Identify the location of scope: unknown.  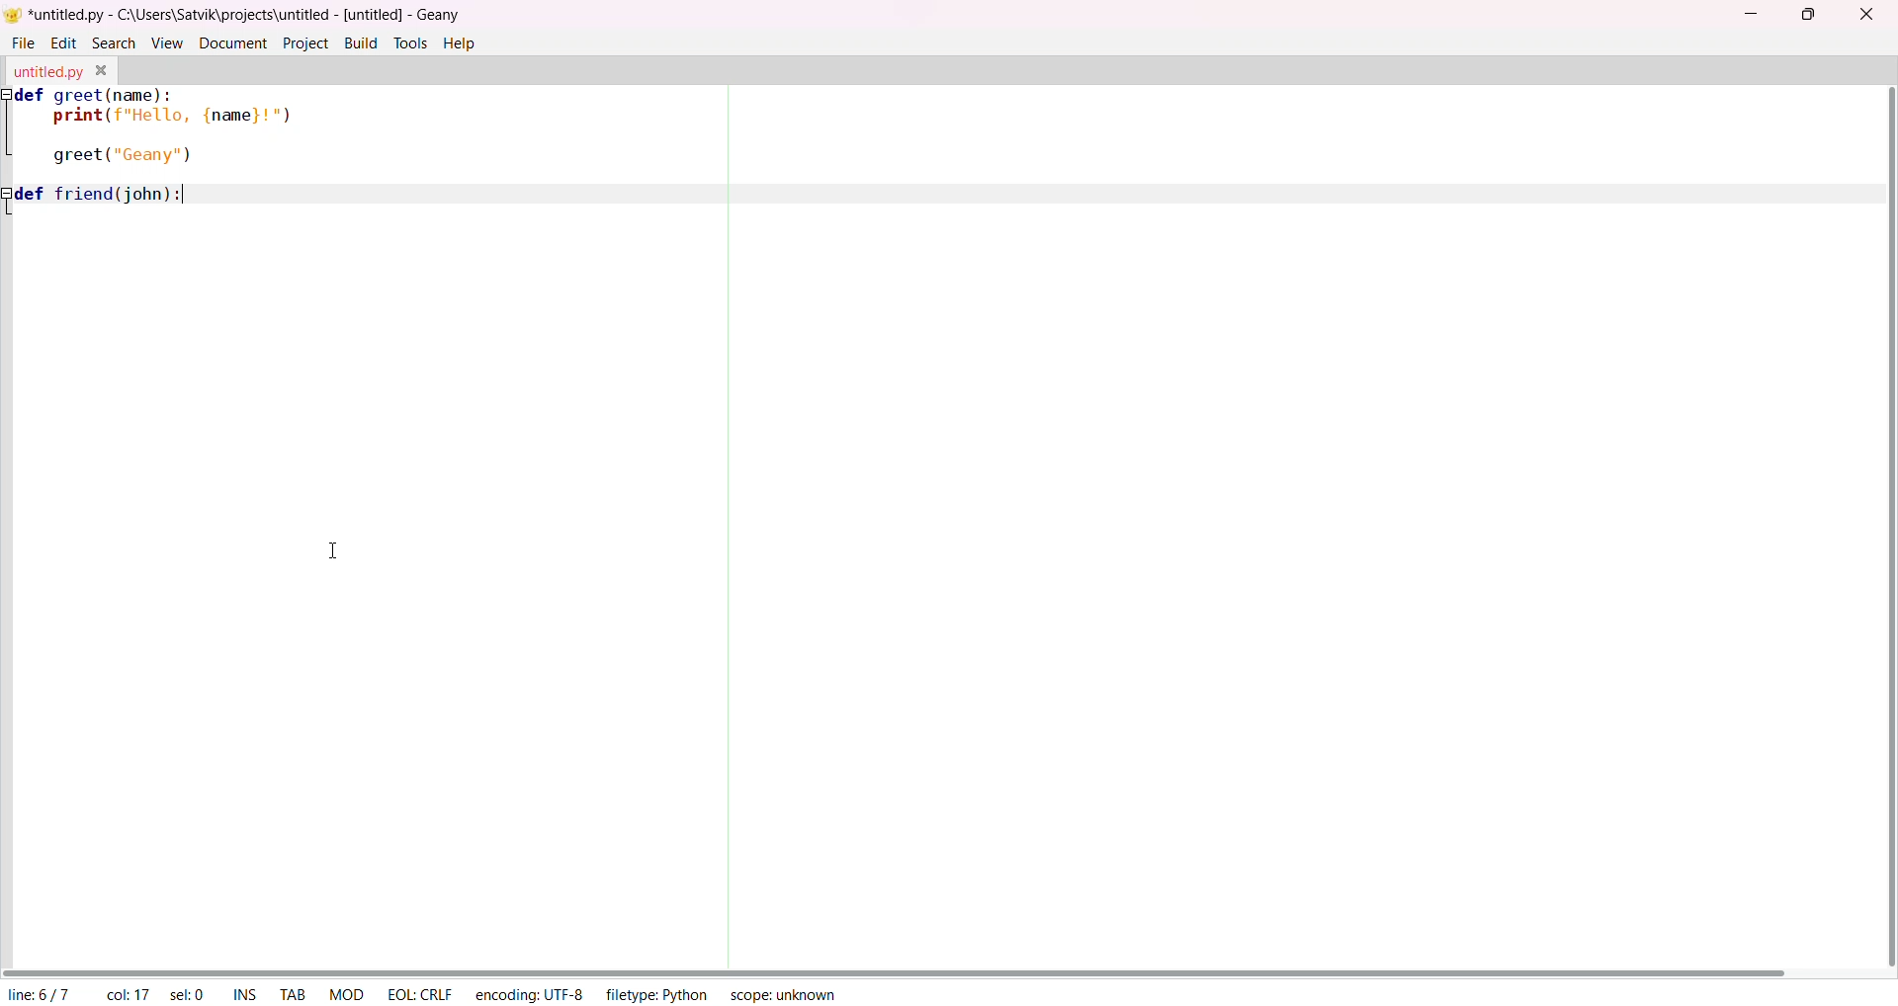
(792, 995).